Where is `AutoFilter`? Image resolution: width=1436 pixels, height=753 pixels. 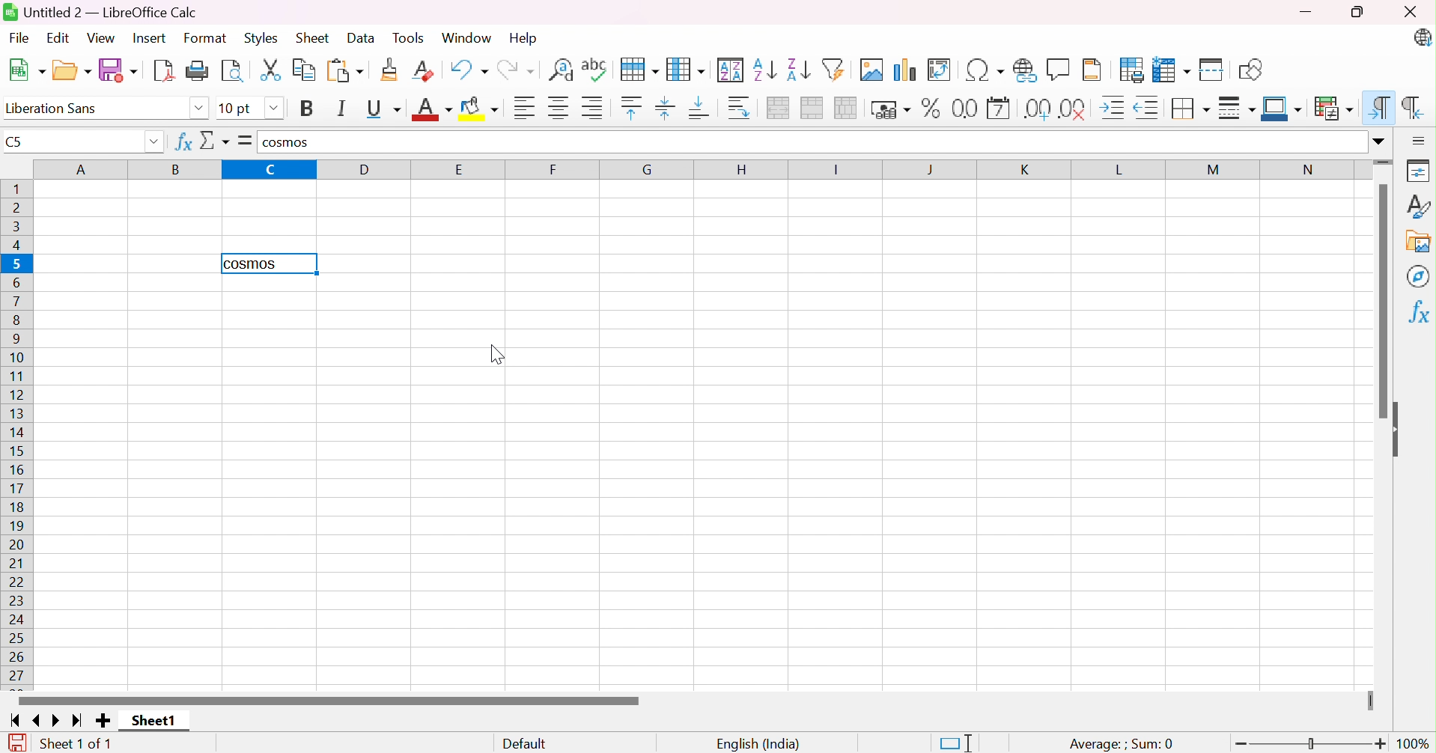
AutoFilter is located at coordinates (838, 68).